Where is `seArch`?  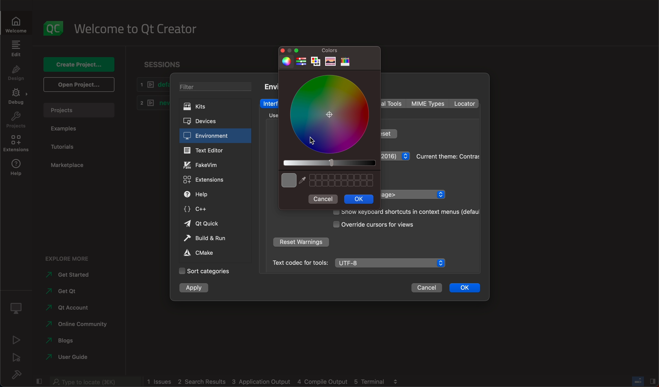
seArch is located at coordinates (94, 382).